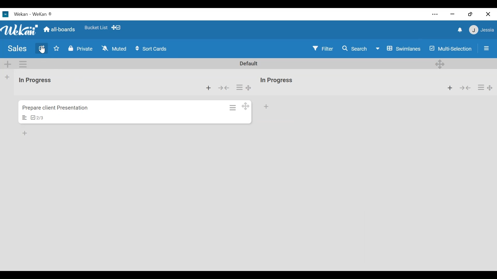 Image resolution: width=497 pixels, height=279 pixels. I want to click on Sort cards, so click(151, 49).